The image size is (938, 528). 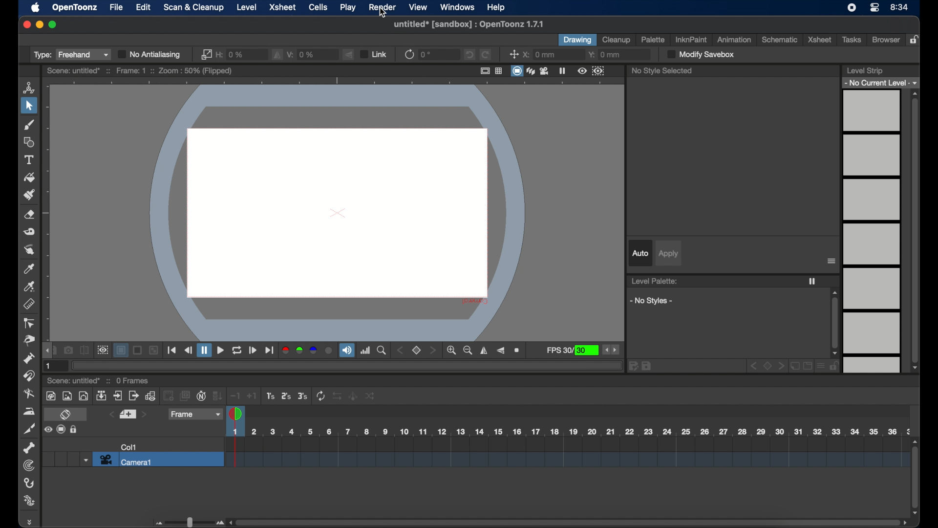 What do you see at coordinates (29, 411) in the screenshot?
I see `iron tool` at bounding box center [29, 411].